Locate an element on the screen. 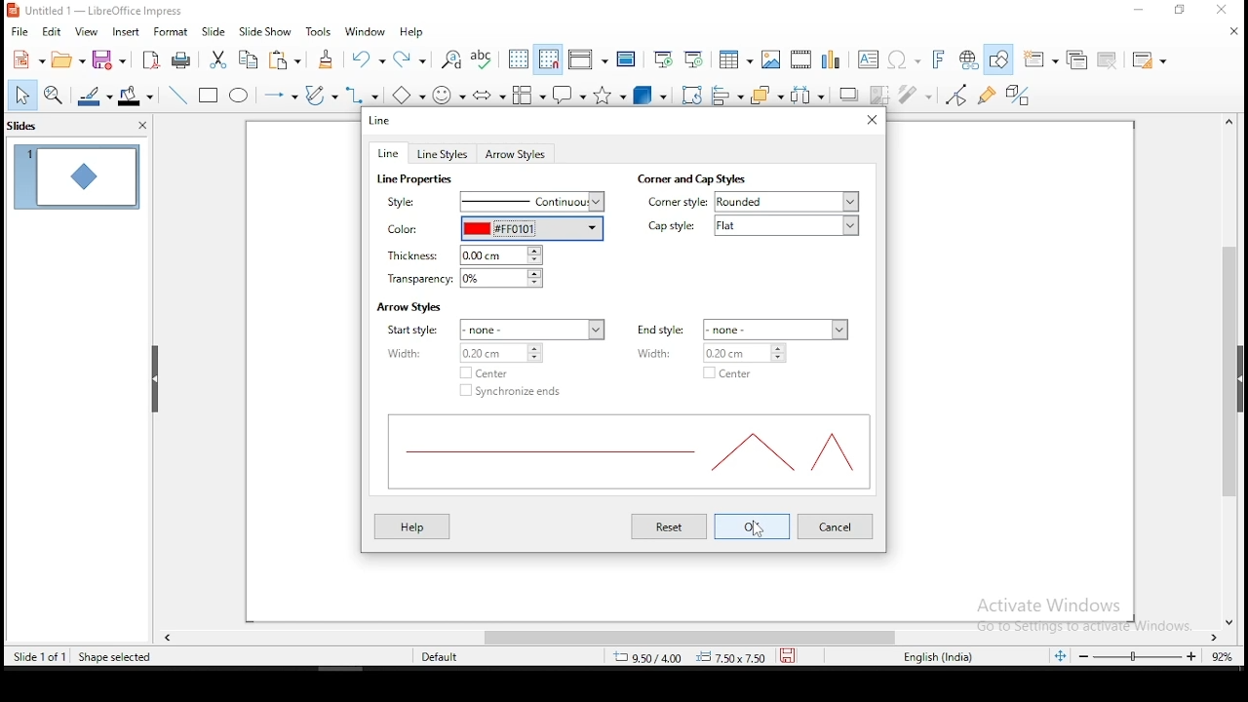 The height and width of the screenshot is (702, 1248). window is located at coordinates (366, 30).